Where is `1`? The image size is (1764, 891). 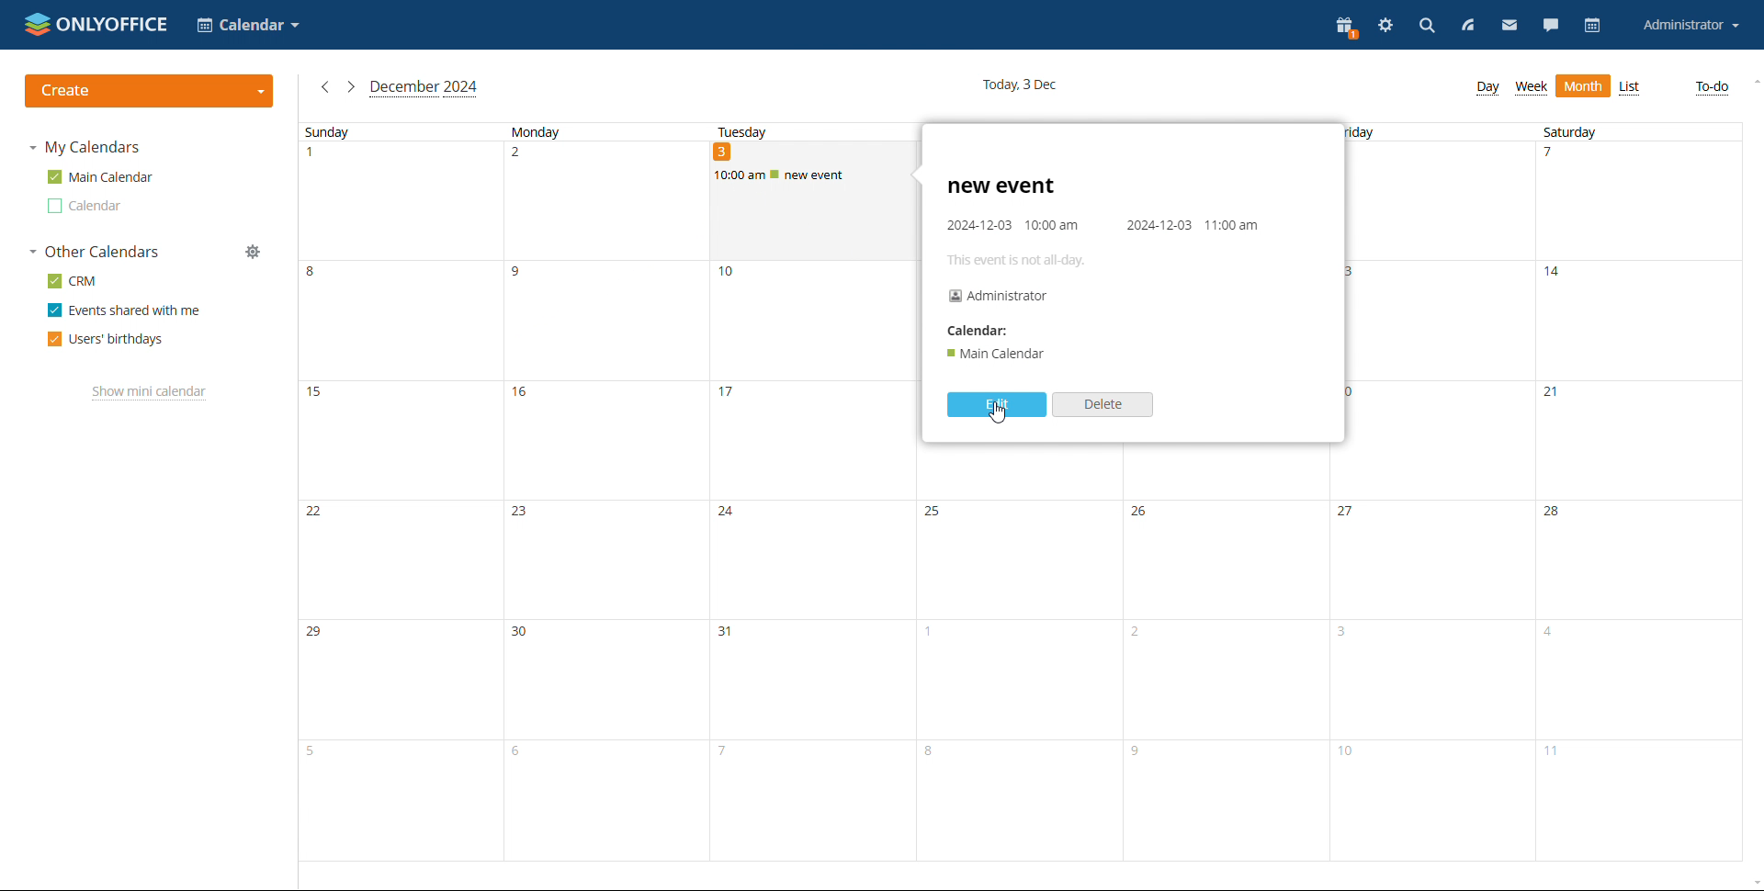
1 is located at coordinates (399, 201).